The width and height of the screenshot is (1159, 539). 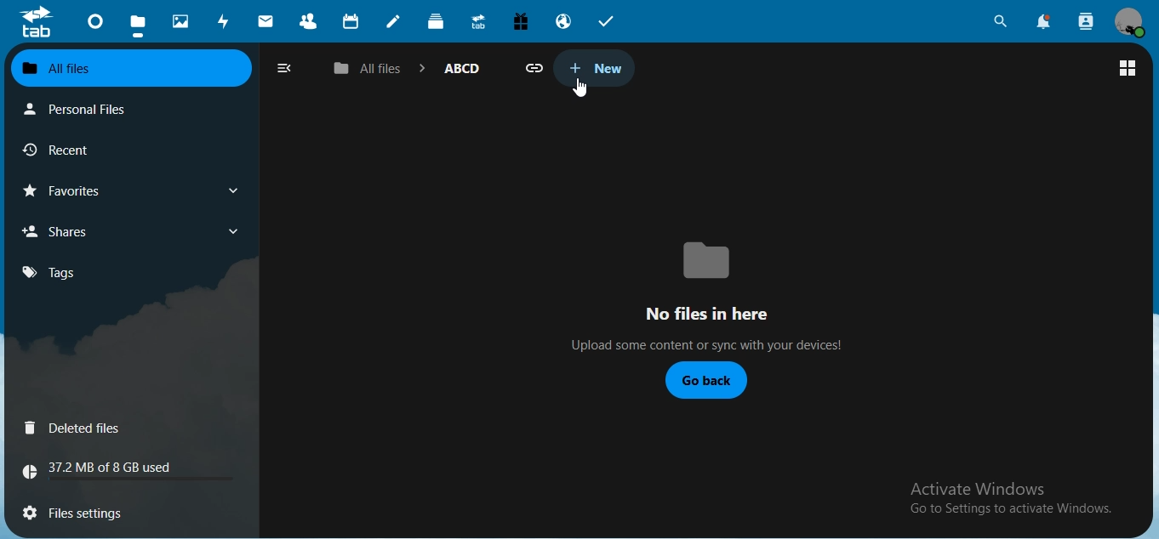 What do you see at coordinates (49, 273) in the screenshot?
I see `tags` at bounding box center [49, 273].